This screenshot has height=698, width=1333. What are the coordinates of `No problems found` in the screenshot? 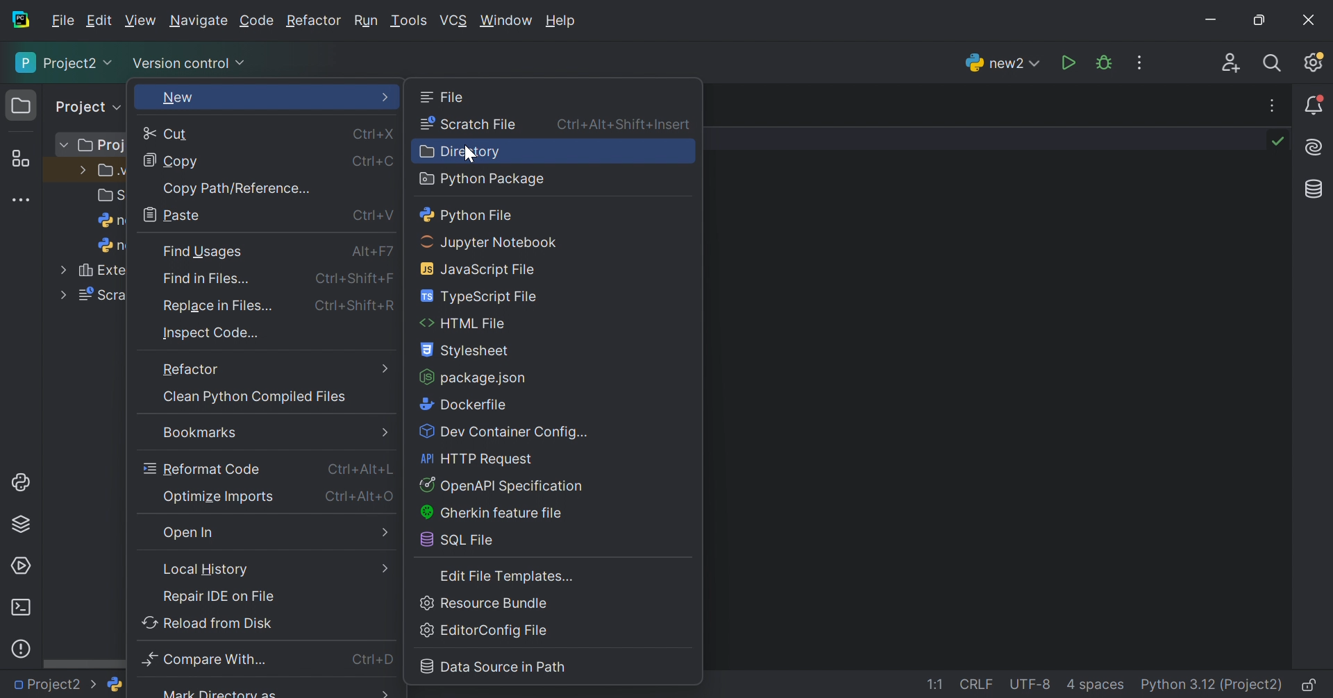 It's located at (1277, 141).